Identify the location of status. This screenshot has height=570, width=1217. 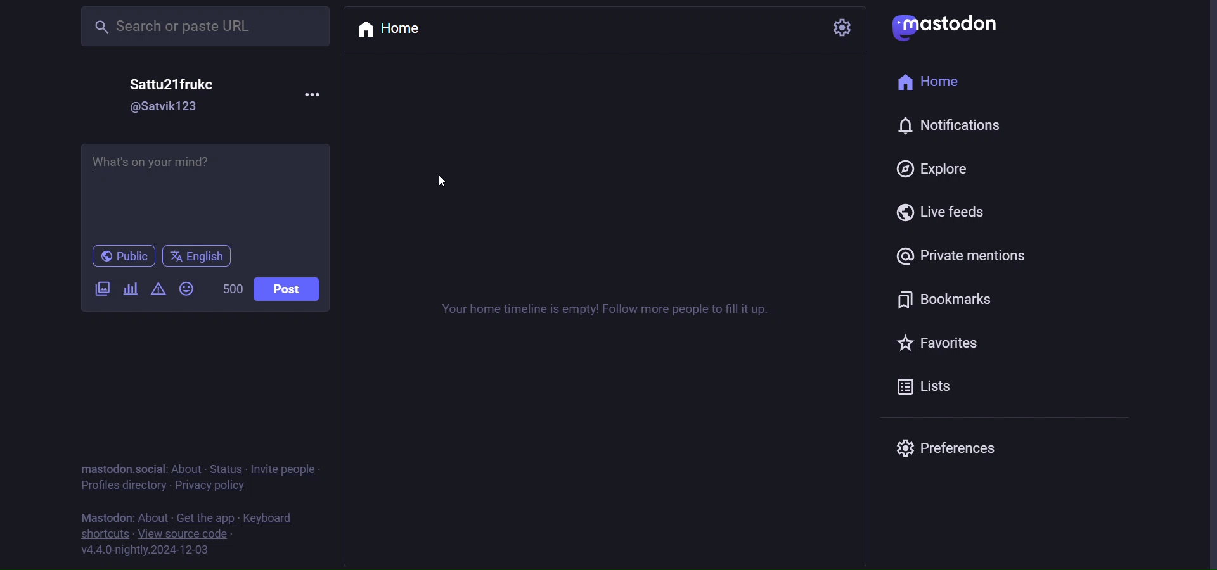
(227, 469).